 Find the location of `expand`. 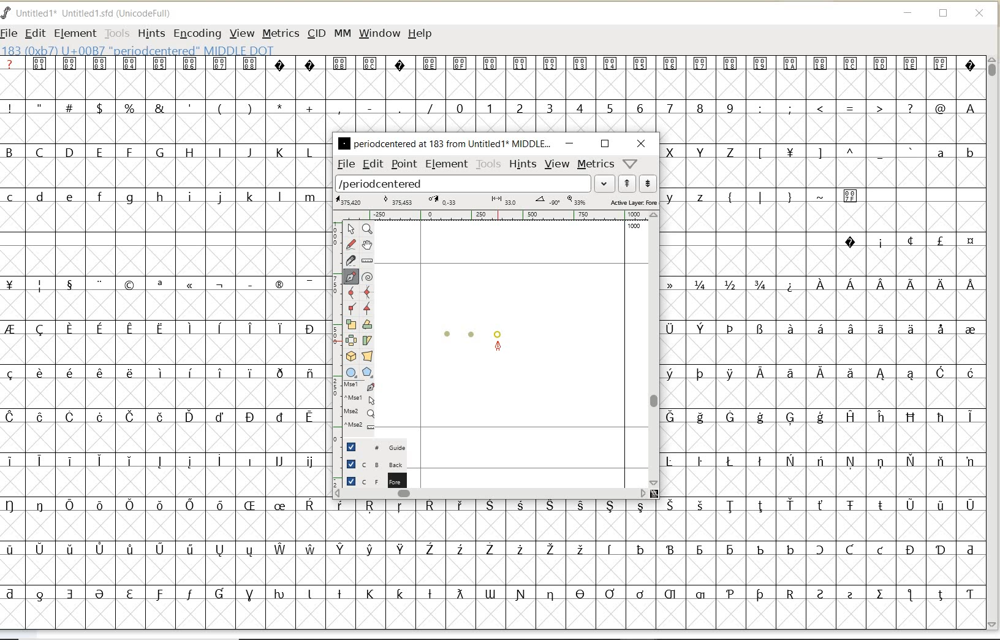

expand is located at coordinates (605, 183).